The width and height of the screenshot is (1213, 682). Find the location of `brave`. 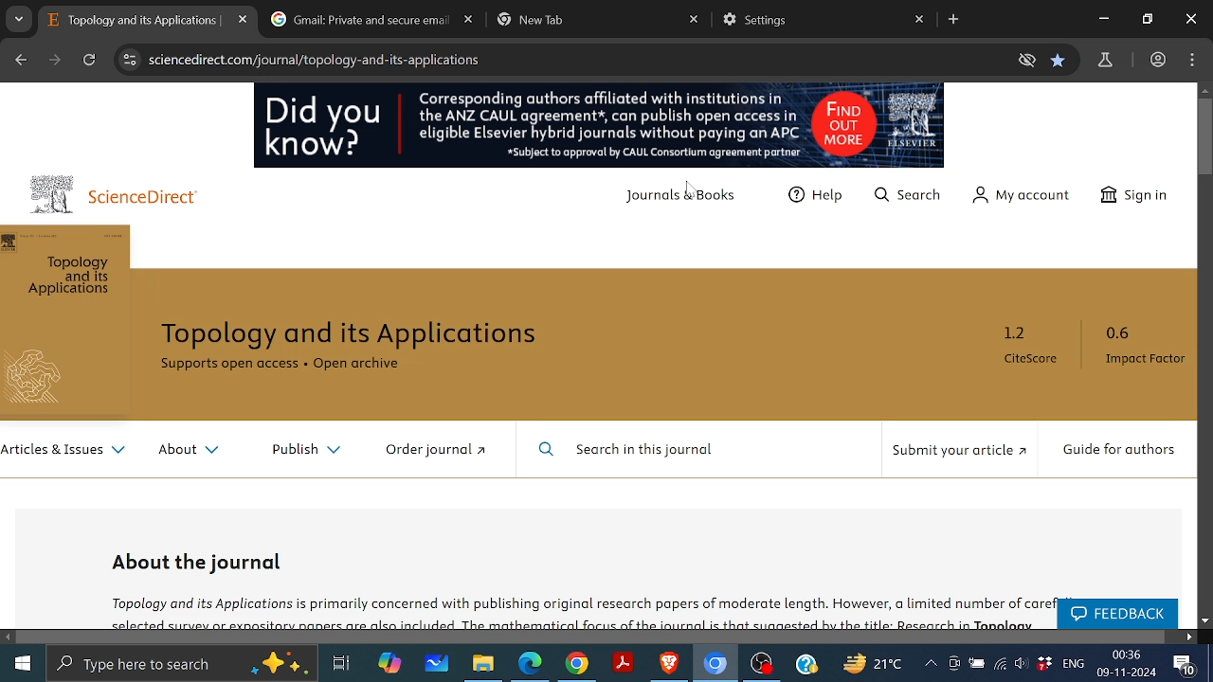

brave is located at coordinates (669, 665).